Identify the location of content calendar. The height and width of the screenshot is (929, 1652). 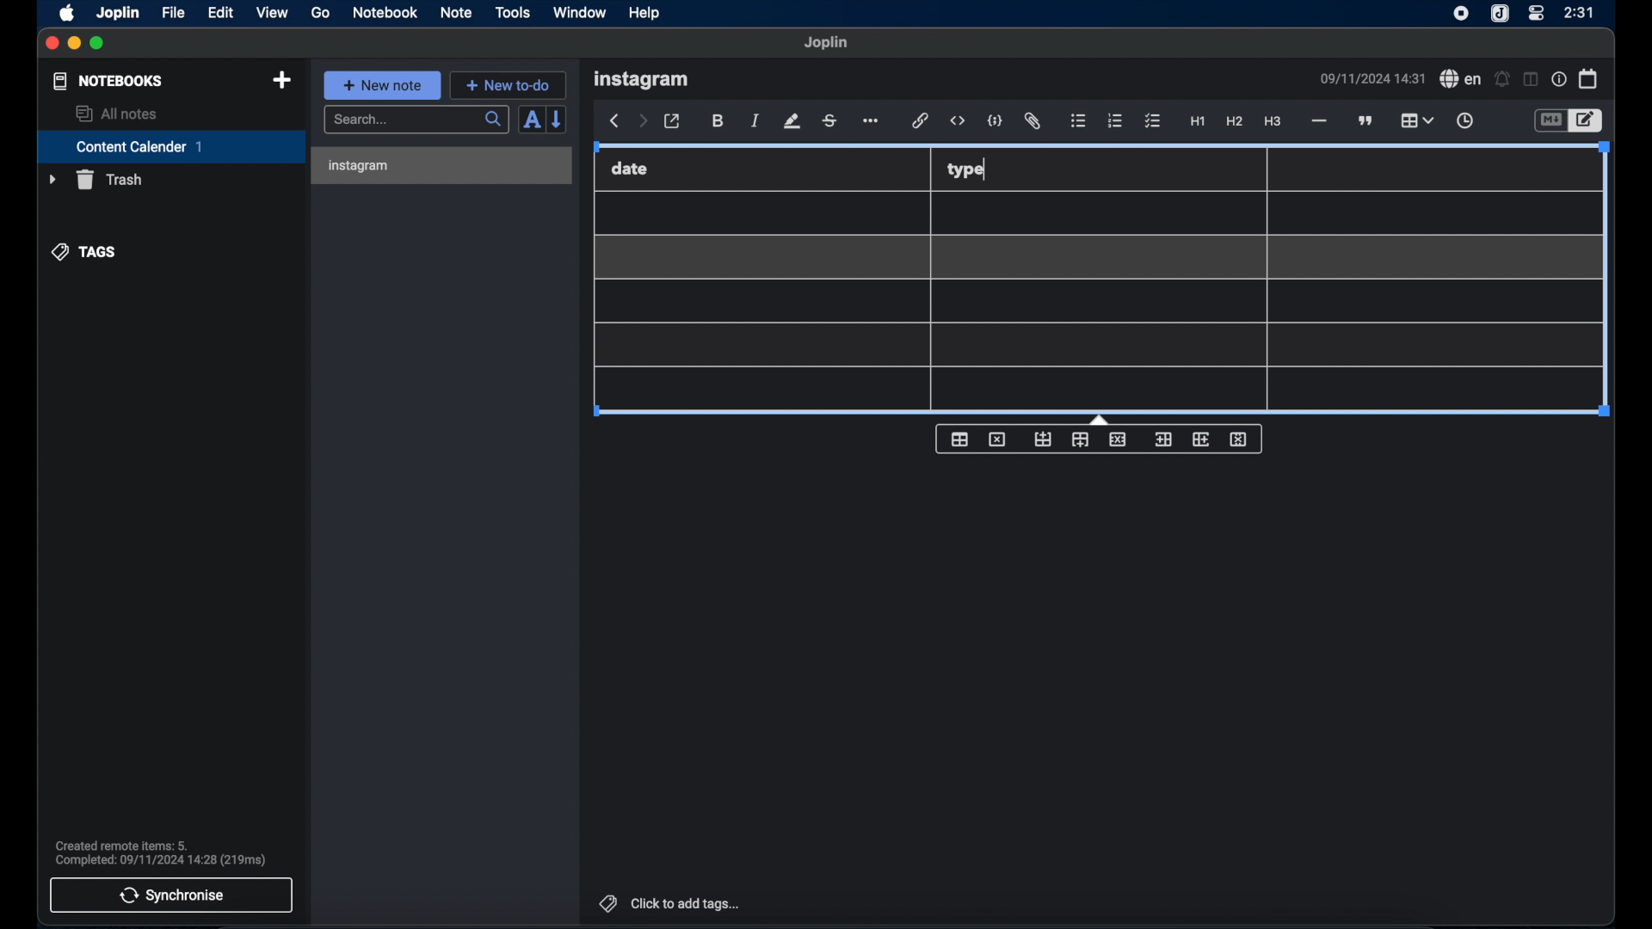
(171, 146).